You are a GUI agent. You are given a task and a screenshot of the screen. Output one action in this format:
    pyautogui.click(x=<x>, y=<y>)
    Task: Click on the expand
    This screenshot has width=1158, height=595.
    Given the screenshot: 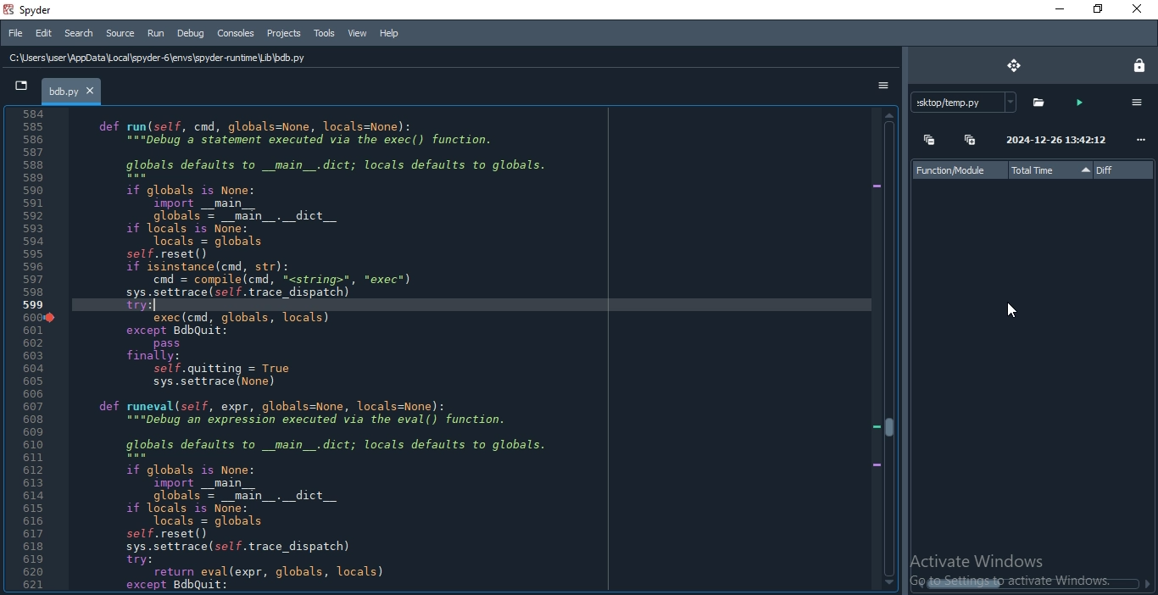 What is the action you would take?
    pyautogui.click(x=971, y=140)
    